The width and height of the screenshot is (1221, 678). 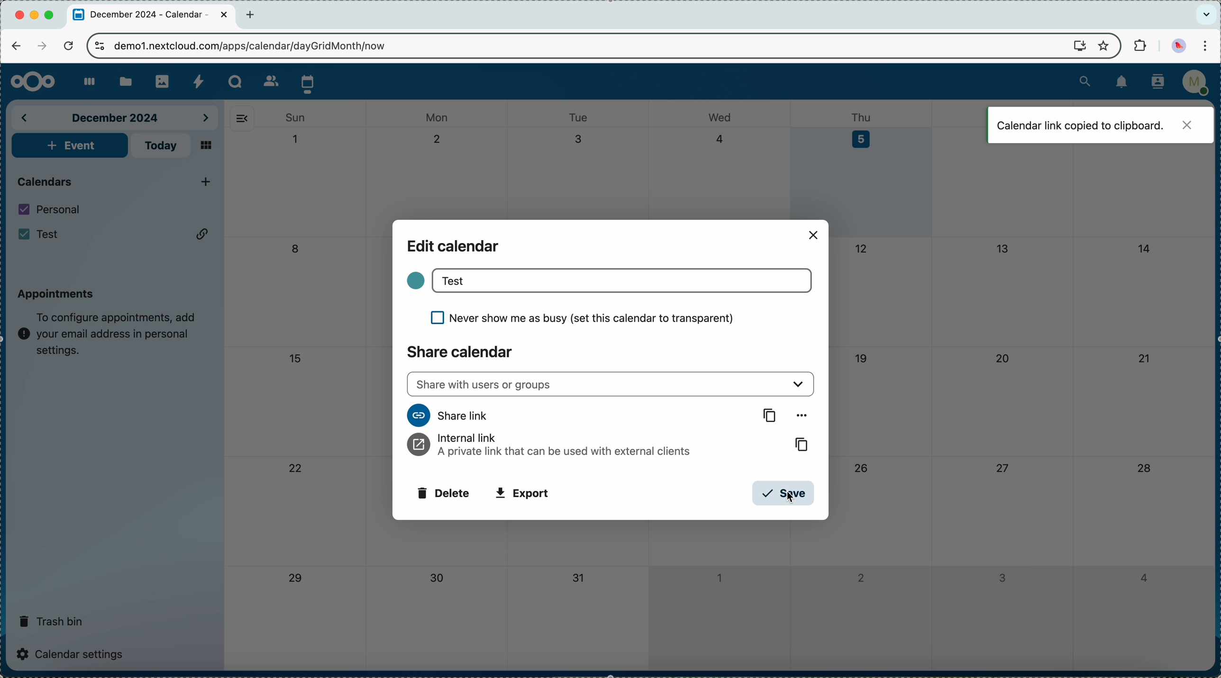 What do you see at coordinates (253, 15) in the screenshot?
I see `new tab` at bounding box center [253, 15].